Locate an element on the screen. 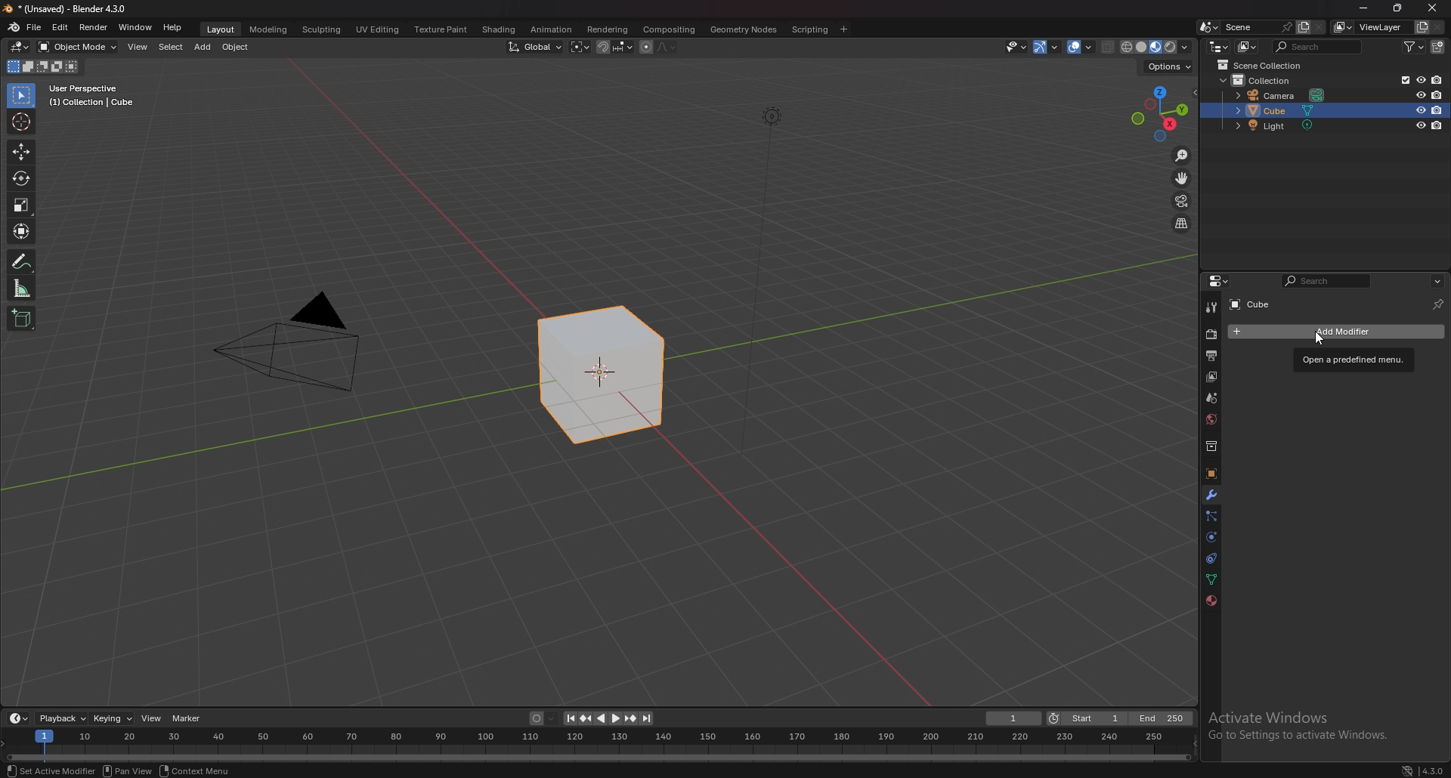 The width and height of the screenshot is (1451, 778). view layer is located at coordinates (1211, 376).